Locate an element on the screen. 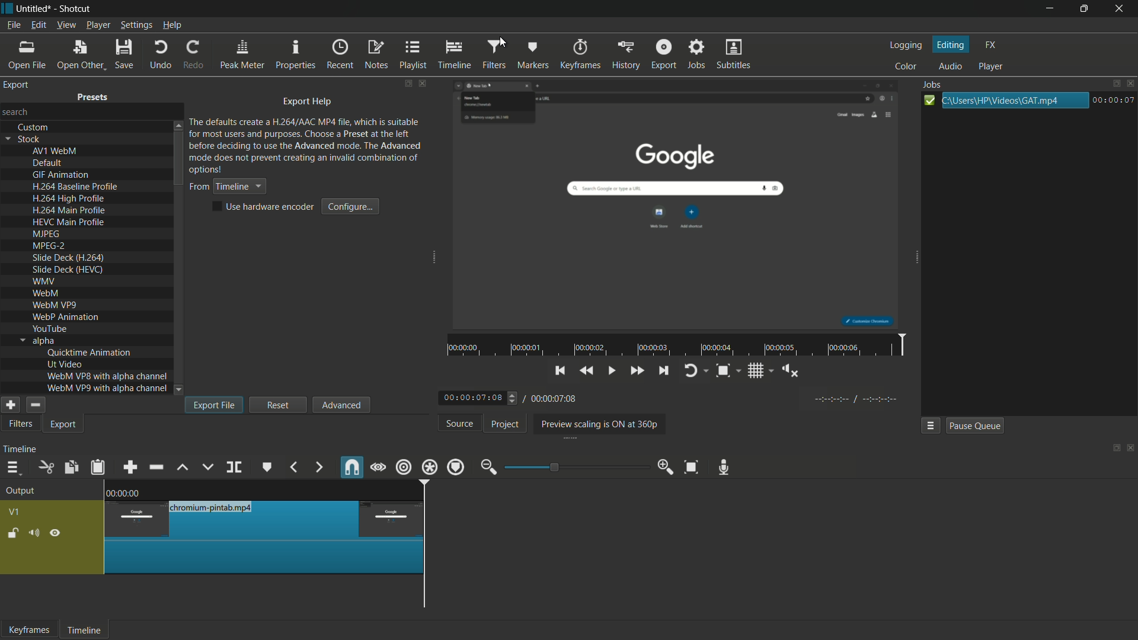 This screenshot has height=640, width=1138. toggle play or pause is located at coordinates (609, 370).